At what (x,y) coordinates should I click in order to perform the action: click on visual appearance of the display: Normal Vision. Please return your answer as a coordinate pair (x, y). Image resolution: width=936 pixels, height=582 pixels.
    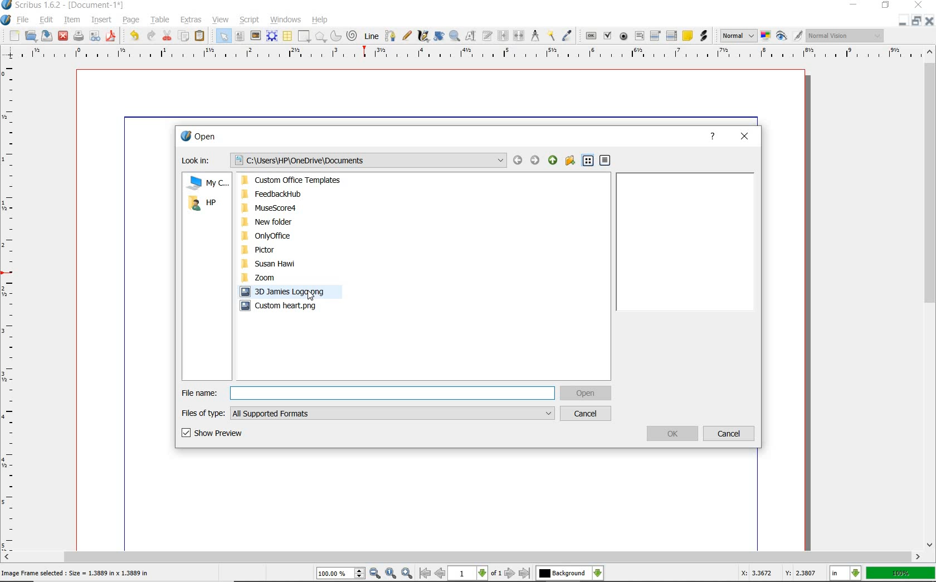
    Looking at the image, I should click on (844, 35).